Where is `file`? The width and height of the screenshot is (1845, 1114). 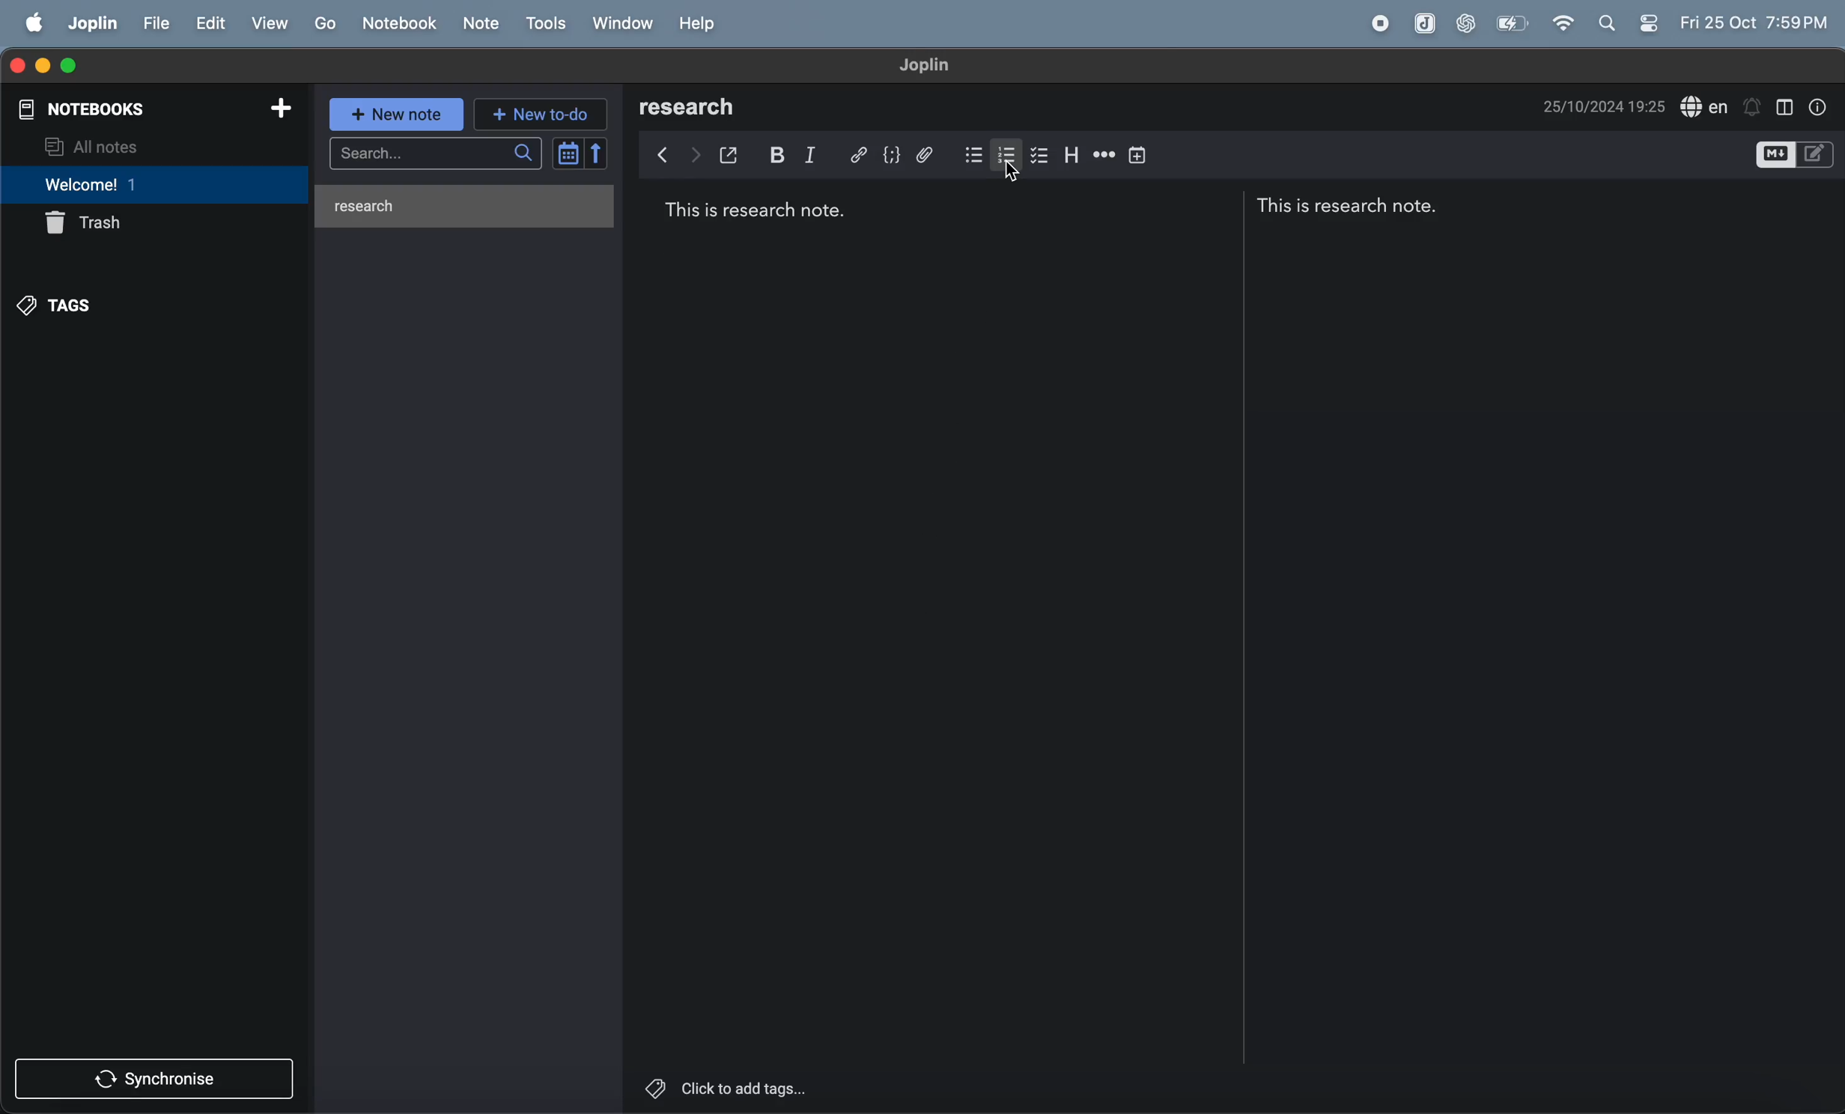
file is located at coordinates (155, 21).